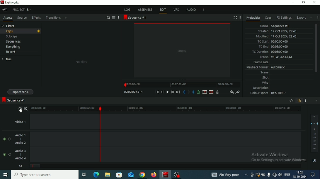 This screenshot has height=179, width=320. What do you see at coordinates (273, 41) in the screenshot?
I see `TC Start` at bounding box center [273, 41].